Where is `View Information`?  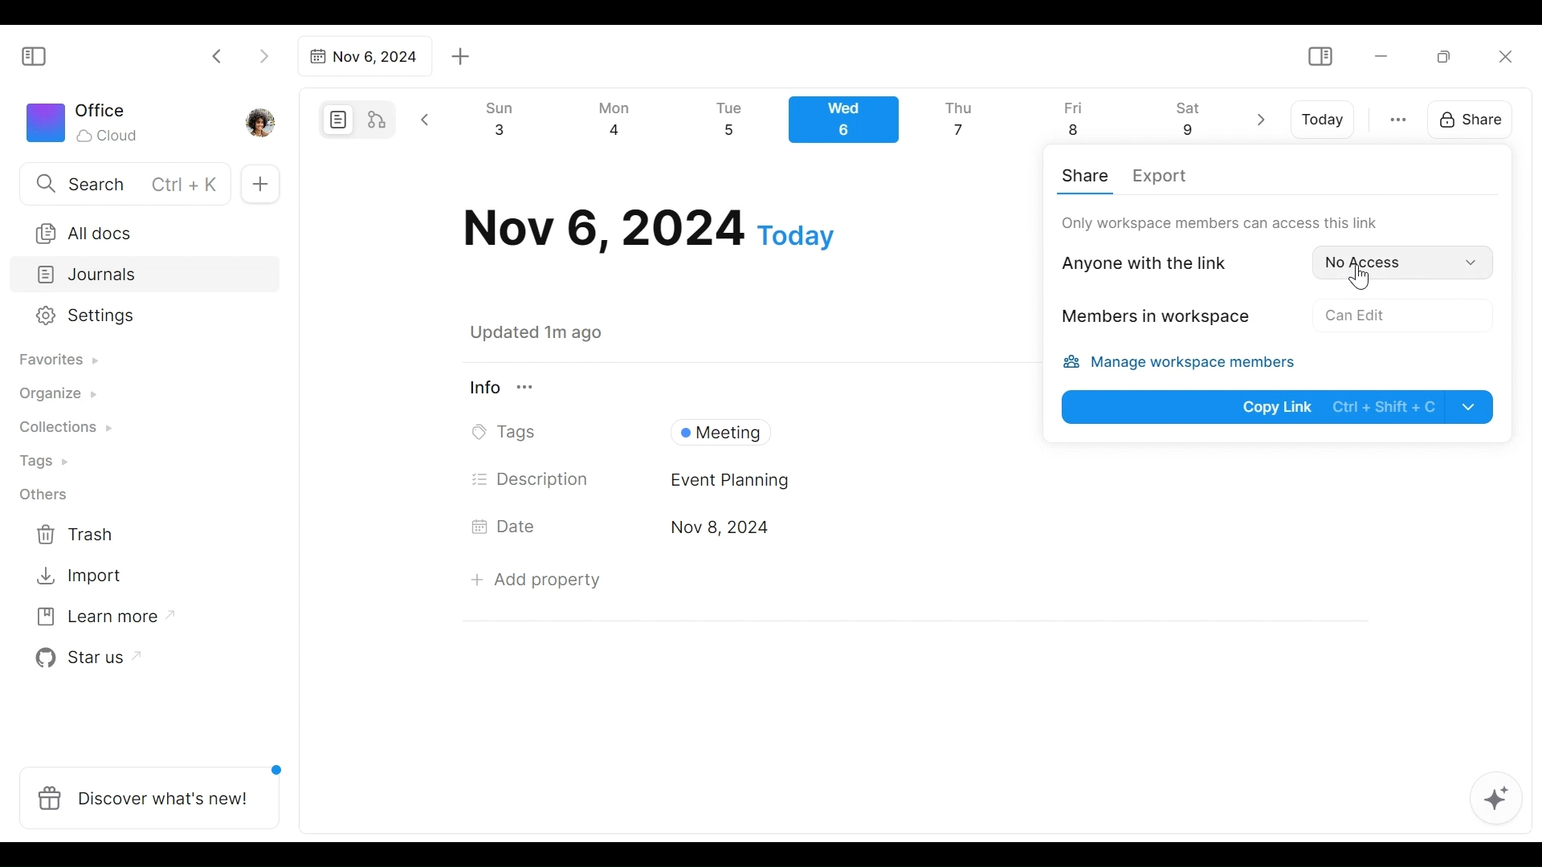 View Information is located at coordinates (741, 387).